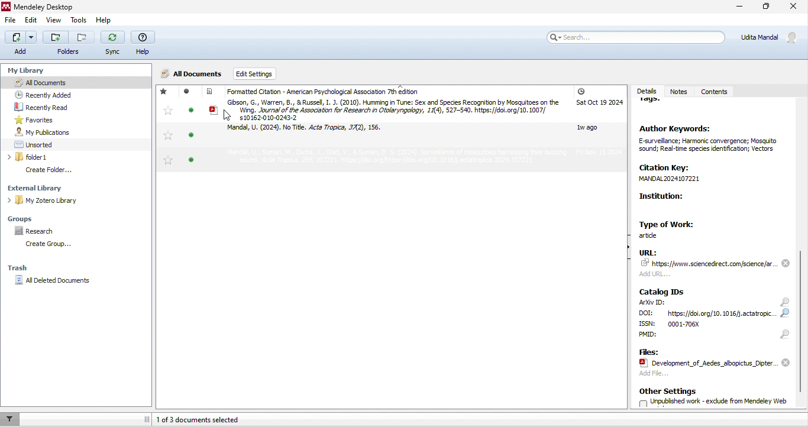 Image resolution: width=808 pixels, height=427 pixels. Describe the element at coordinates (709, 313) in the screenshot. I see `DOI` at that location.